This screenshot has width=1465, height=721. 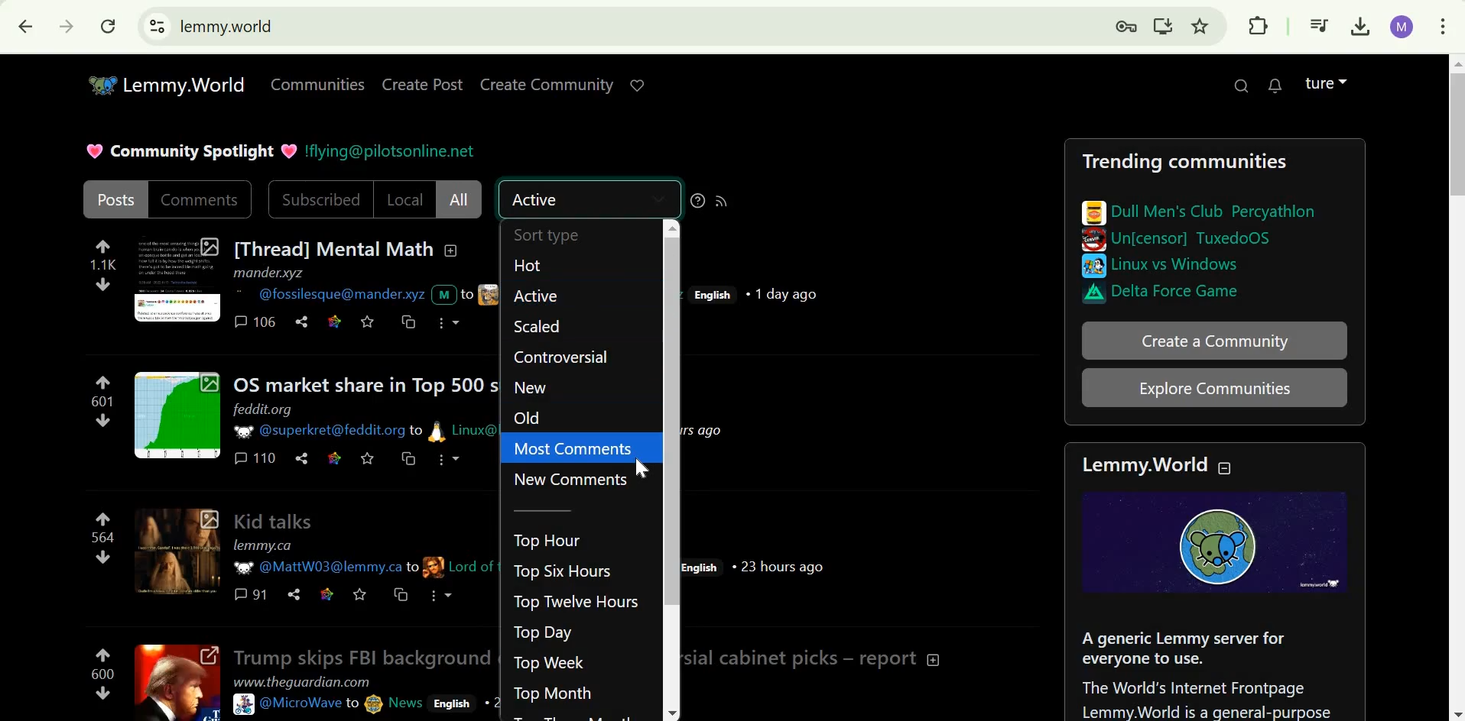 I want to click on SUbscribed, so click(x=320, y=198).